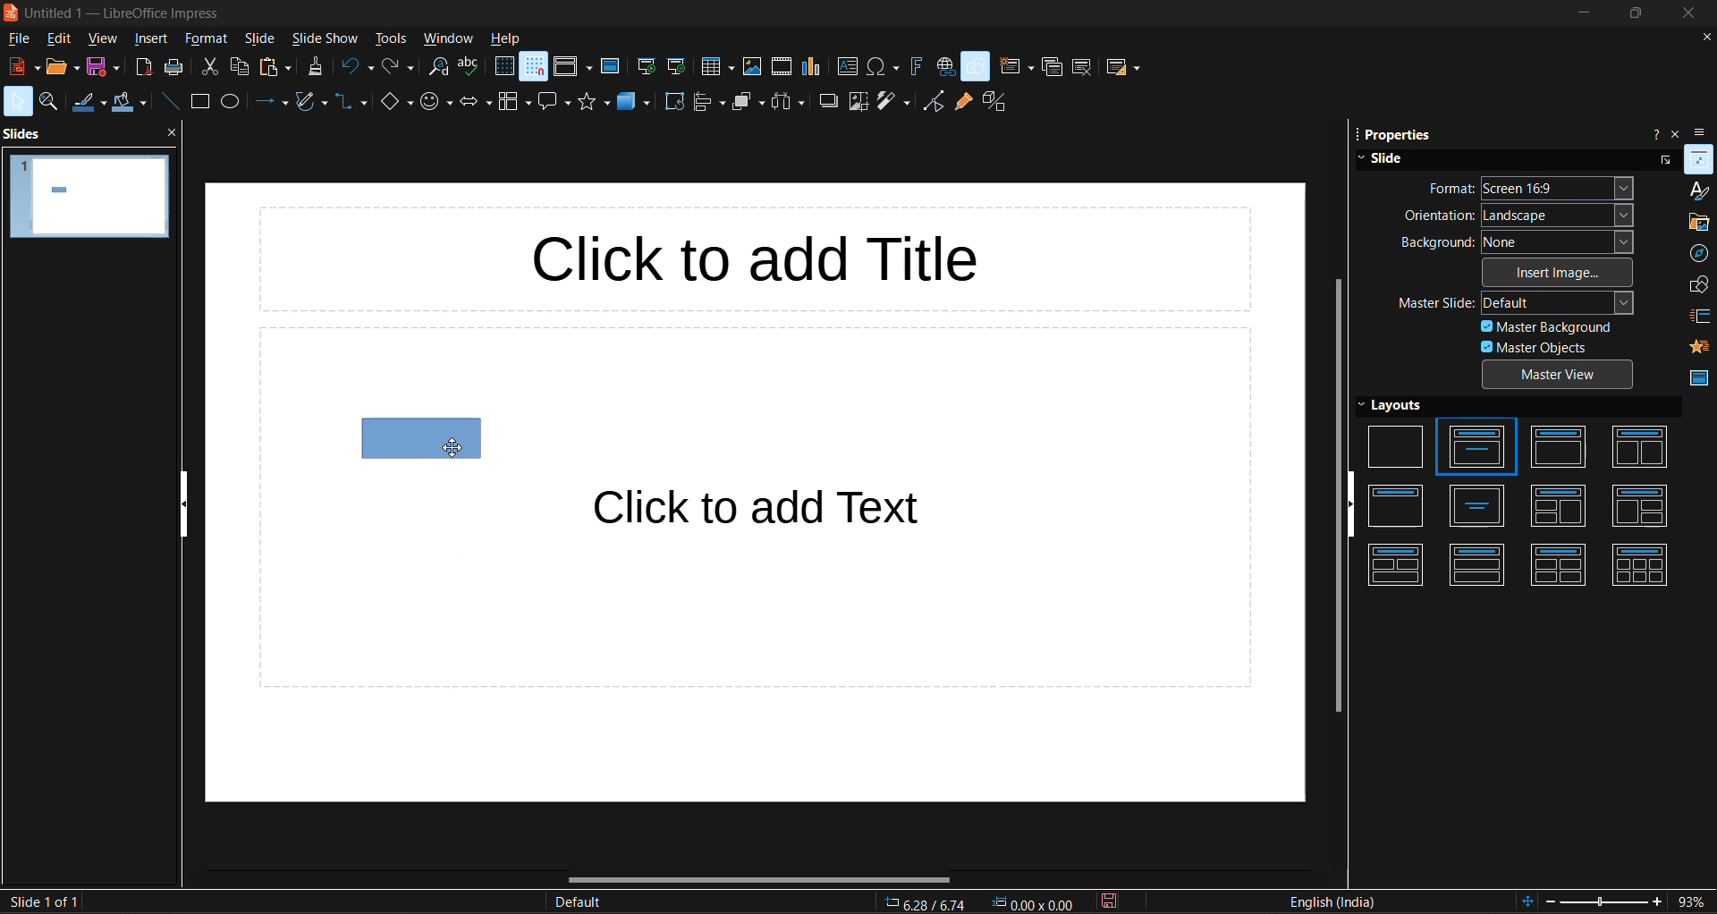 The height and width of the screenshot is (914, 1717). I want to click on cut, so click(209, 67).